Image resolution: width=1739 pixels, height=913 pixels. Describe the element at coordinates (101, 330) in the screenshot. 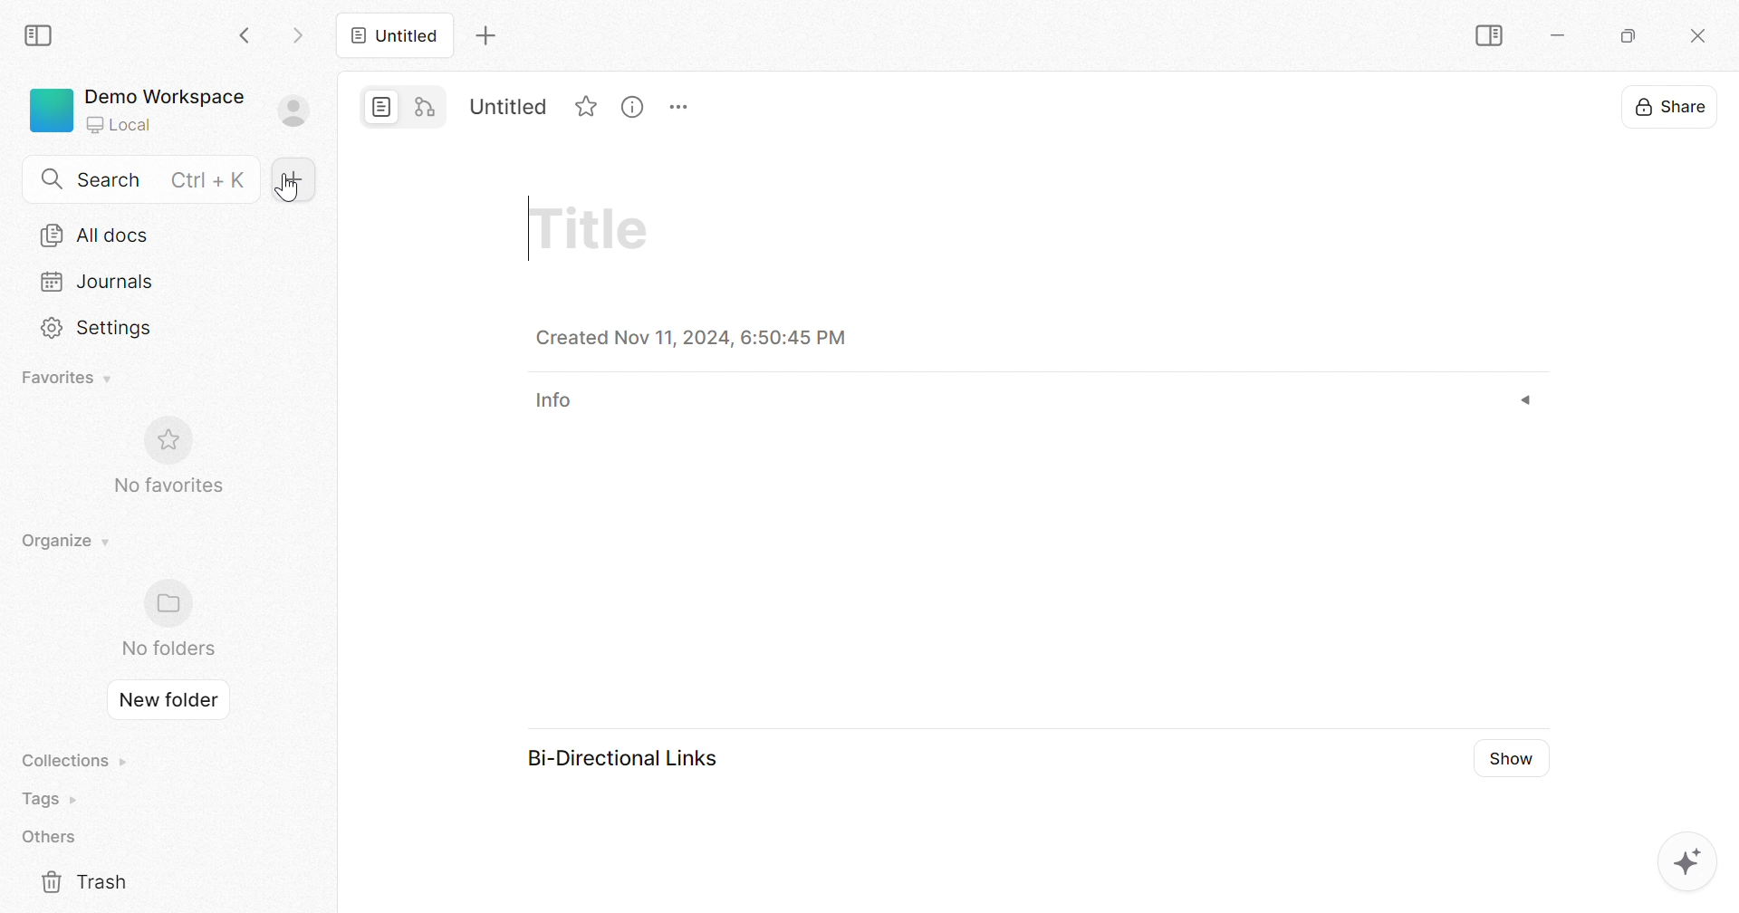

I see `Settings` at that location.